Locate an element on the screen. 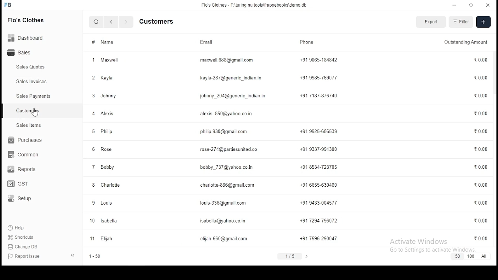  Dashboard is located at coordinates (25, 38).